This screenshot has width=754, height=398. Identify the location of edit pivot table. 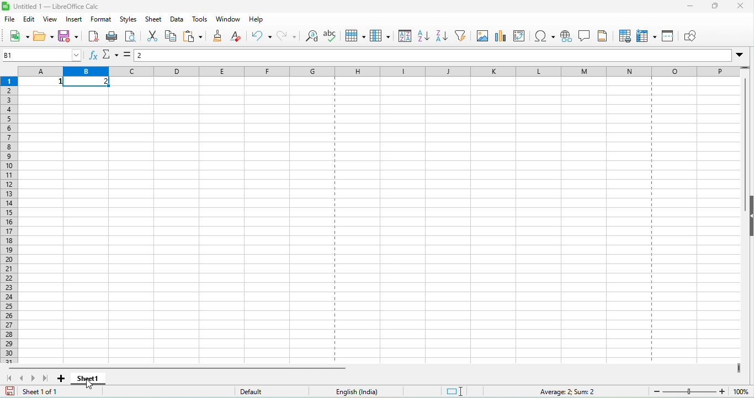
(522, 39).